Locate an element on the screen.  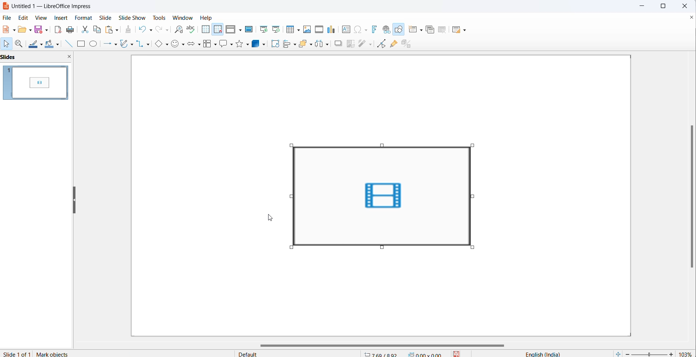
video file is located at coordinates (384, 196).